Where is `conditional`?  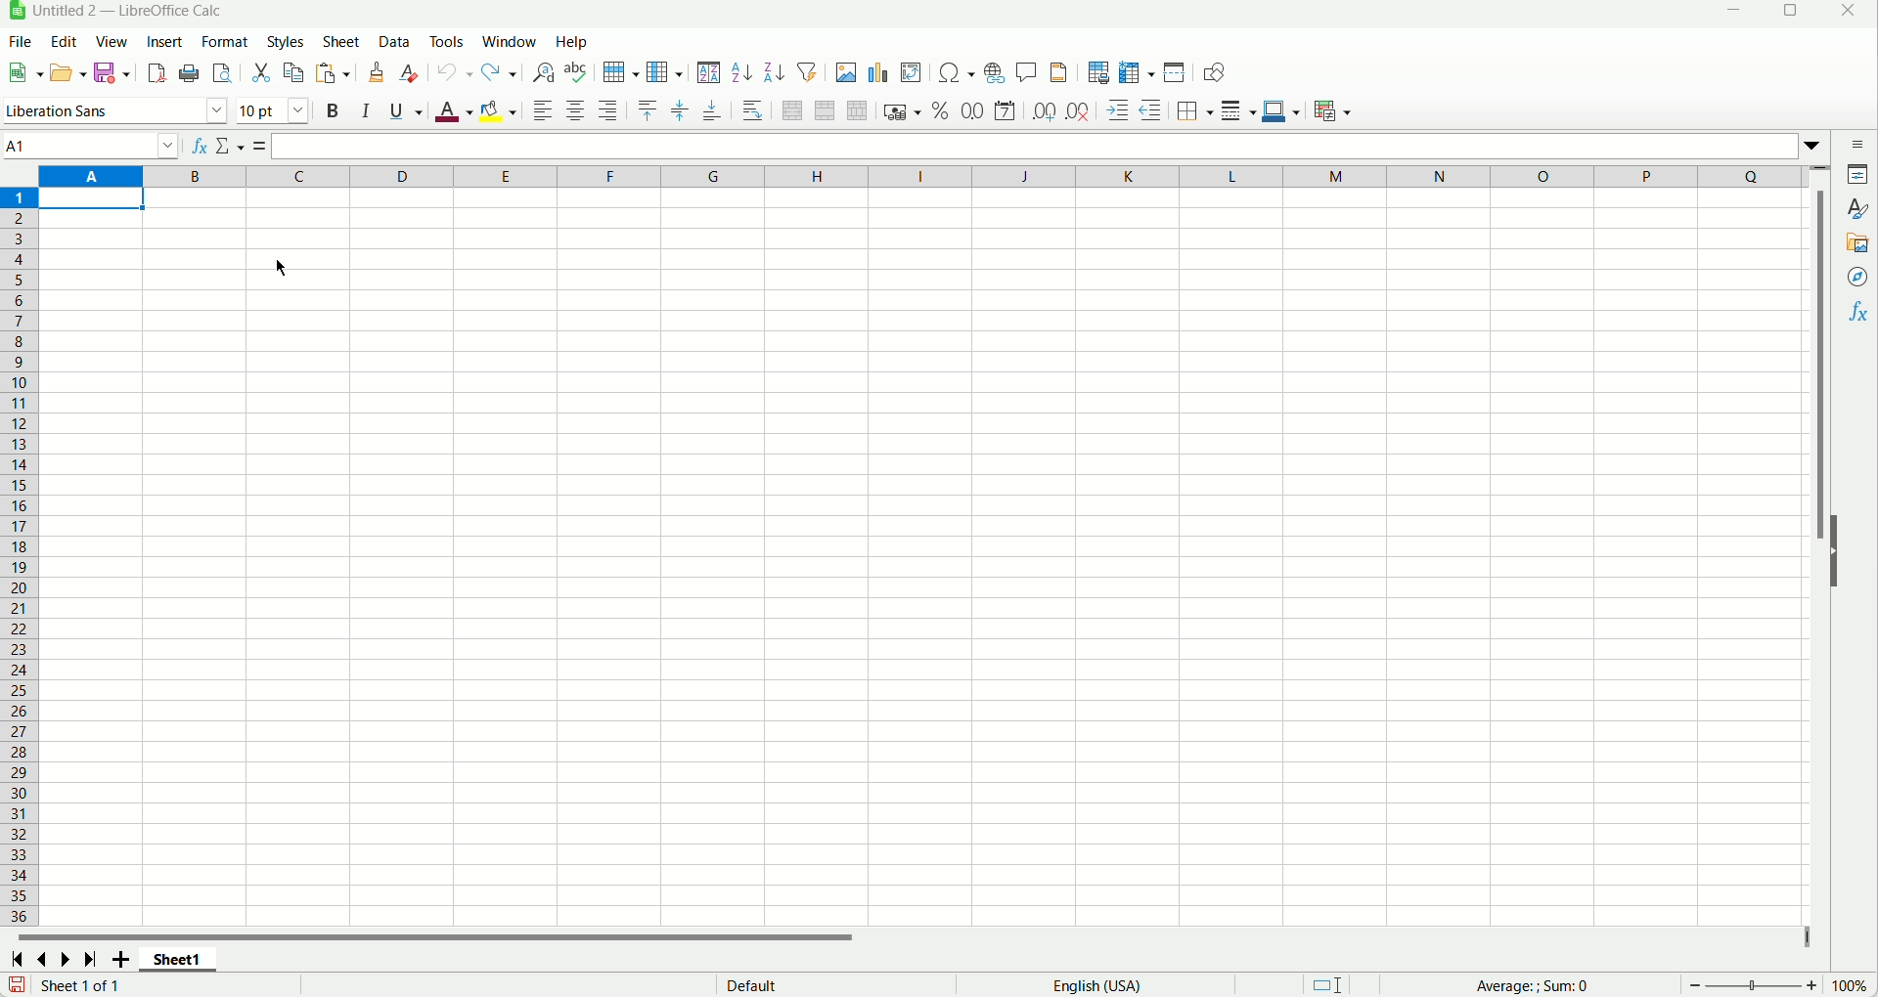
conditional is located at coordinates (1335, 109).